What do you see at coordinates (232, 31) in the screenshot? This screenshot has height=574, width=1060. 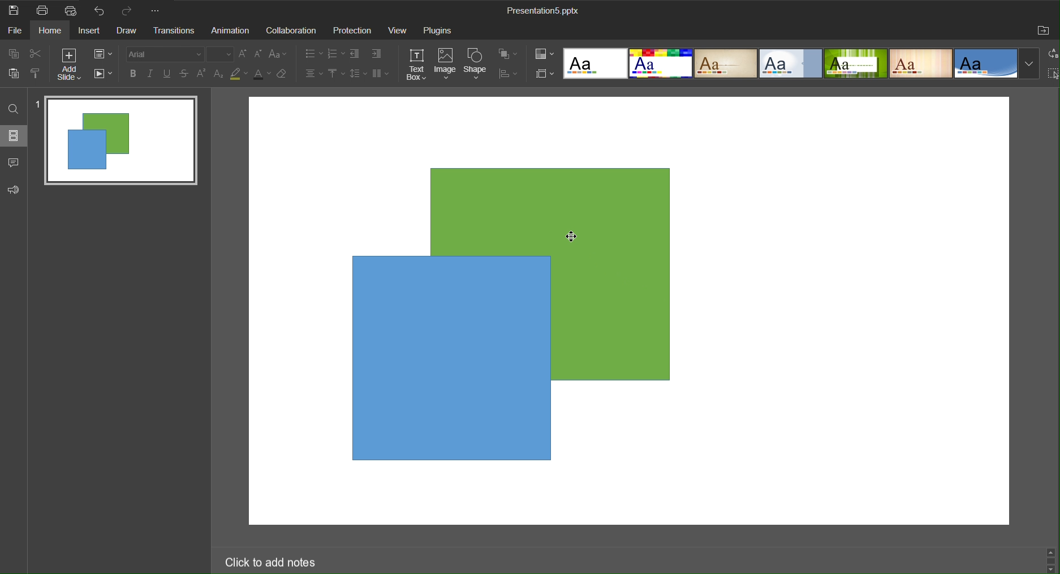 I see `Animation` at bounding box center [232, 31].